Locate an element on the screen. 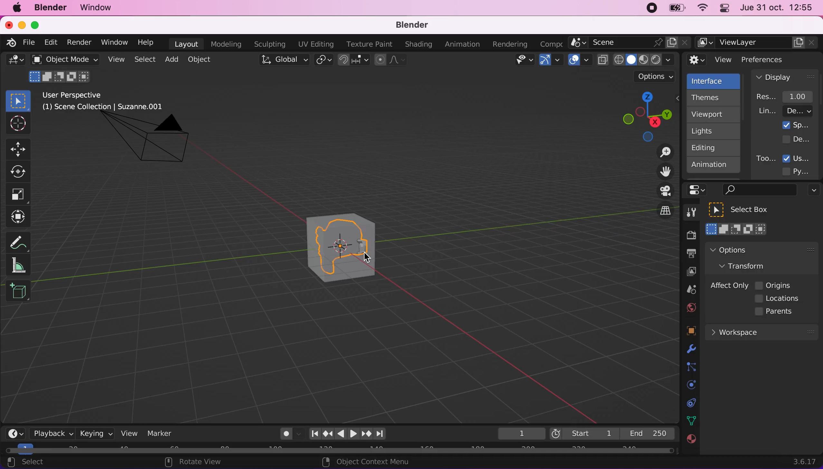 Image resolution: width=823 pixels, height=469 pixels. locations is located at coordinates (779, 299).